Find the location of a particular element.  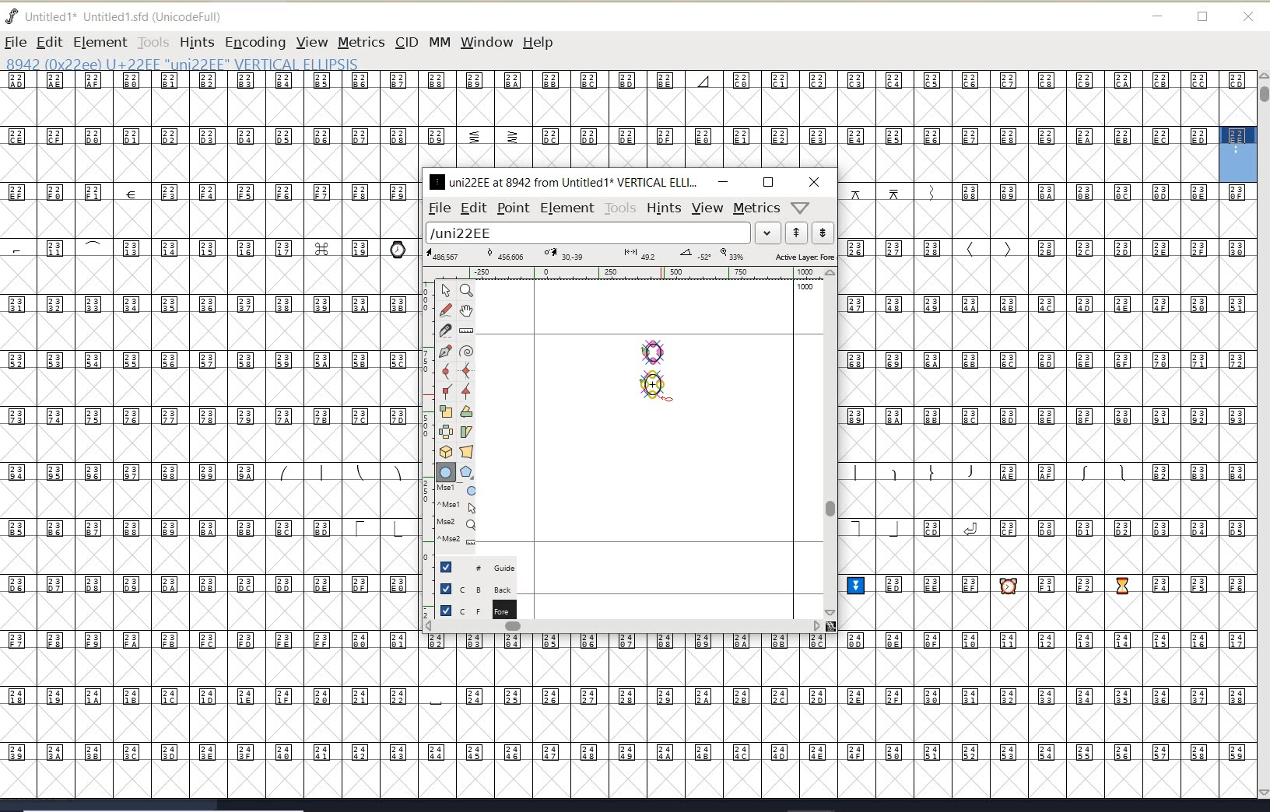

restore is located at coordinates (768, 182).